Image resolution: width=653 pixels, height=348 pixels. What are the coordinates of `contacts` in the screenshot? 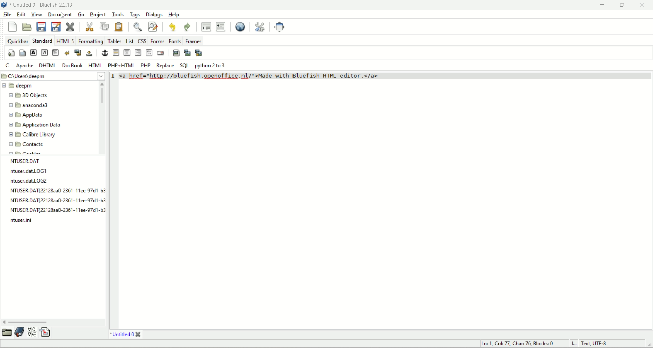 It's located at (30, 145).